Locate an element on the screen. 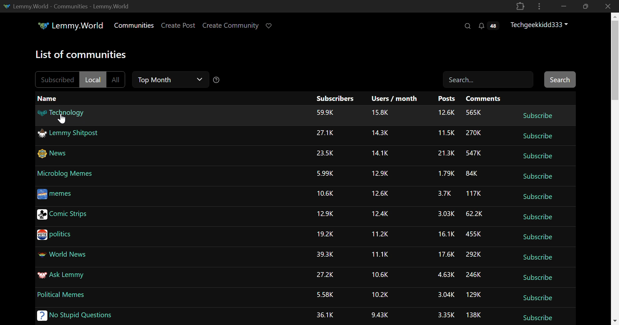 Image resolution: width=619 pixels, height=325 pixels. 12.4K is located at coordinates (380, 215).